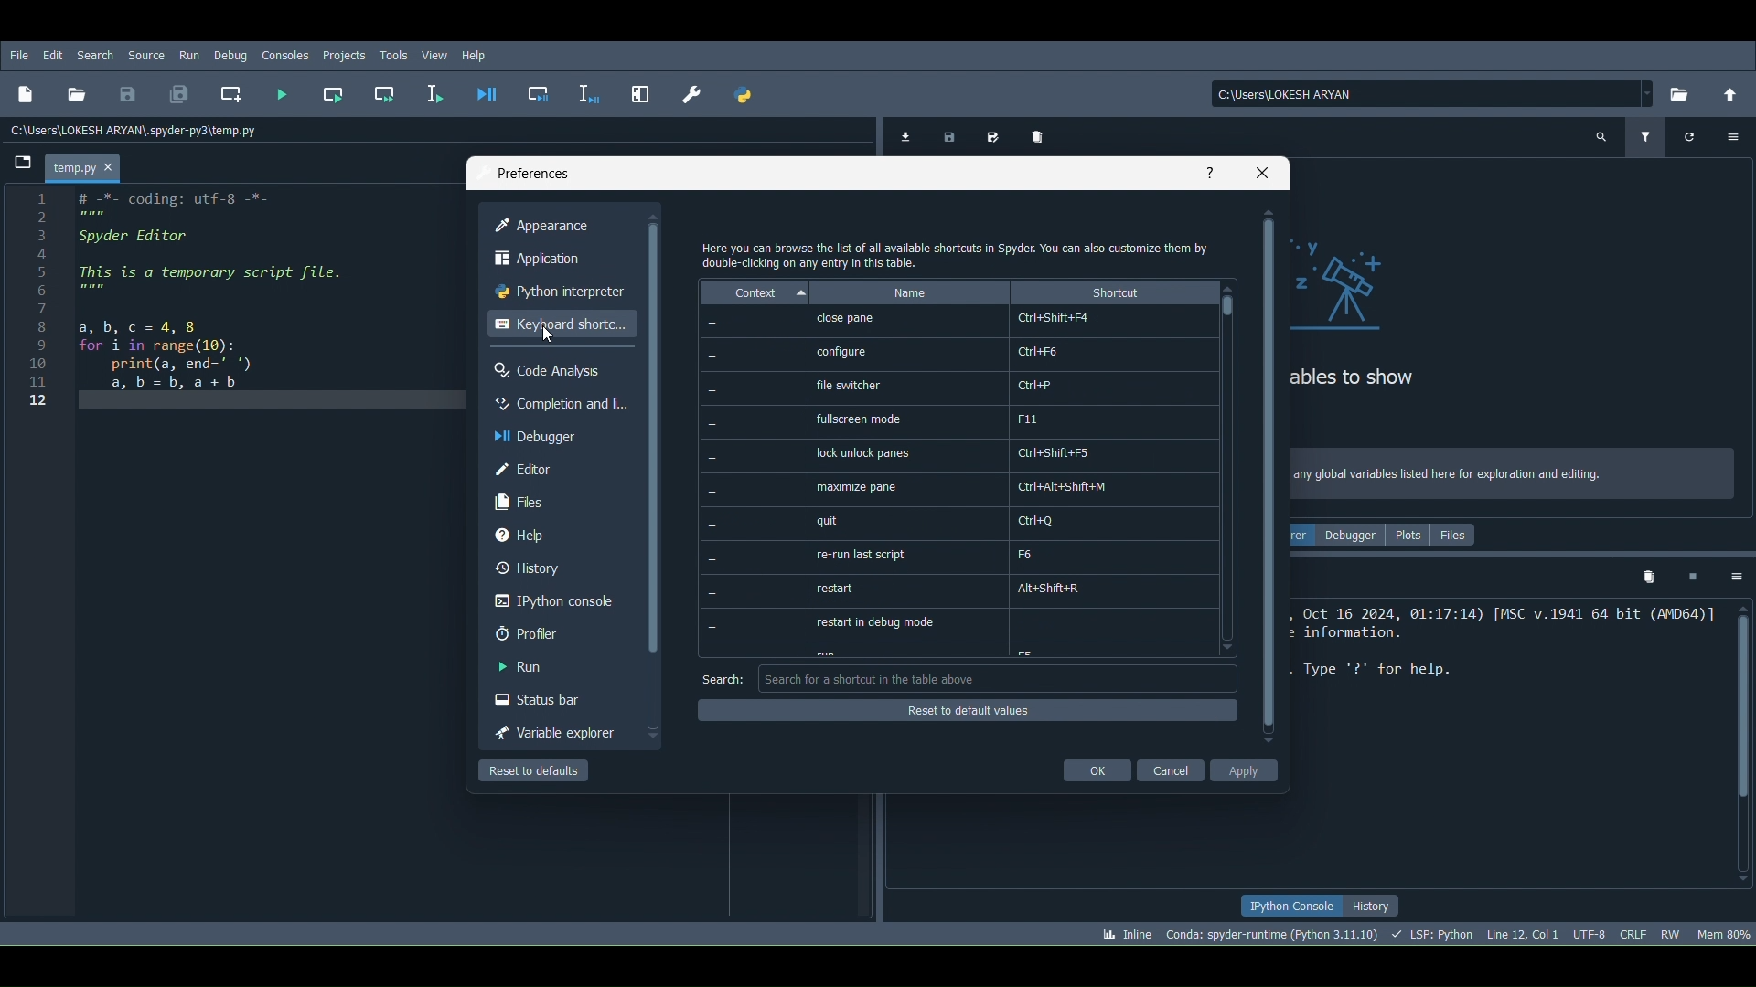  Describe the element at coordinates (233, 94) in the screenshot. I see `Create a new cell at the current line (Ctrl + 2)` at that location.